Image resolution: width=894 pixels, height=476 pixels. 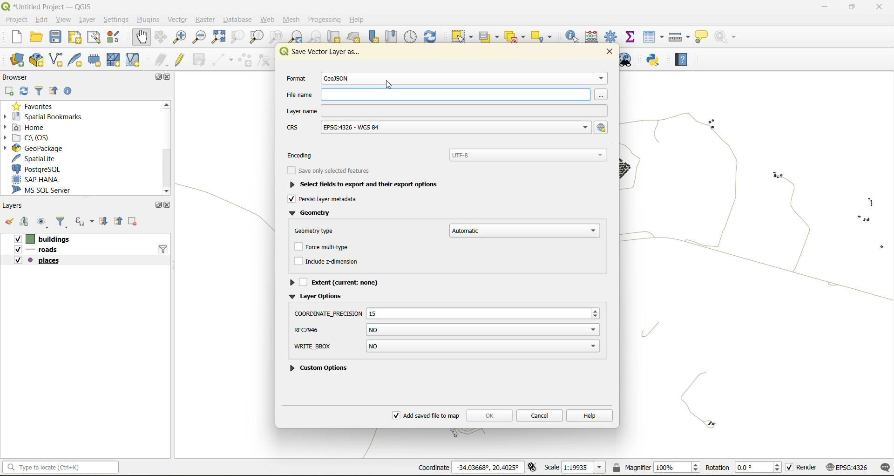 What do you see at coordinates (614, 52) in the screenshot?
I see `close` at bounding box center [614, 52].